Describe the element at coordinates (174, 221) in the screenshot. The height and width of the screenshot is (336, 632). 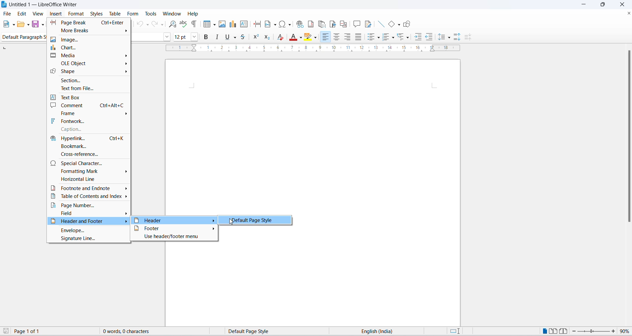
I see `header` at that location.